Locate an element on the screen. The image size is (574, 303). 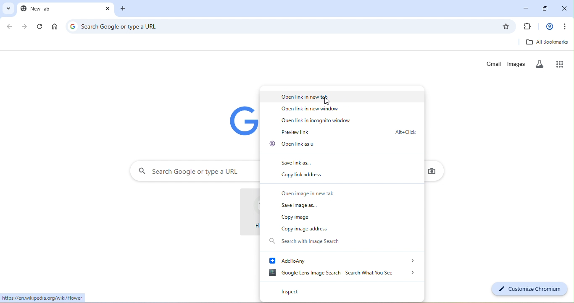
preview link is located at coordinates (345, 132).